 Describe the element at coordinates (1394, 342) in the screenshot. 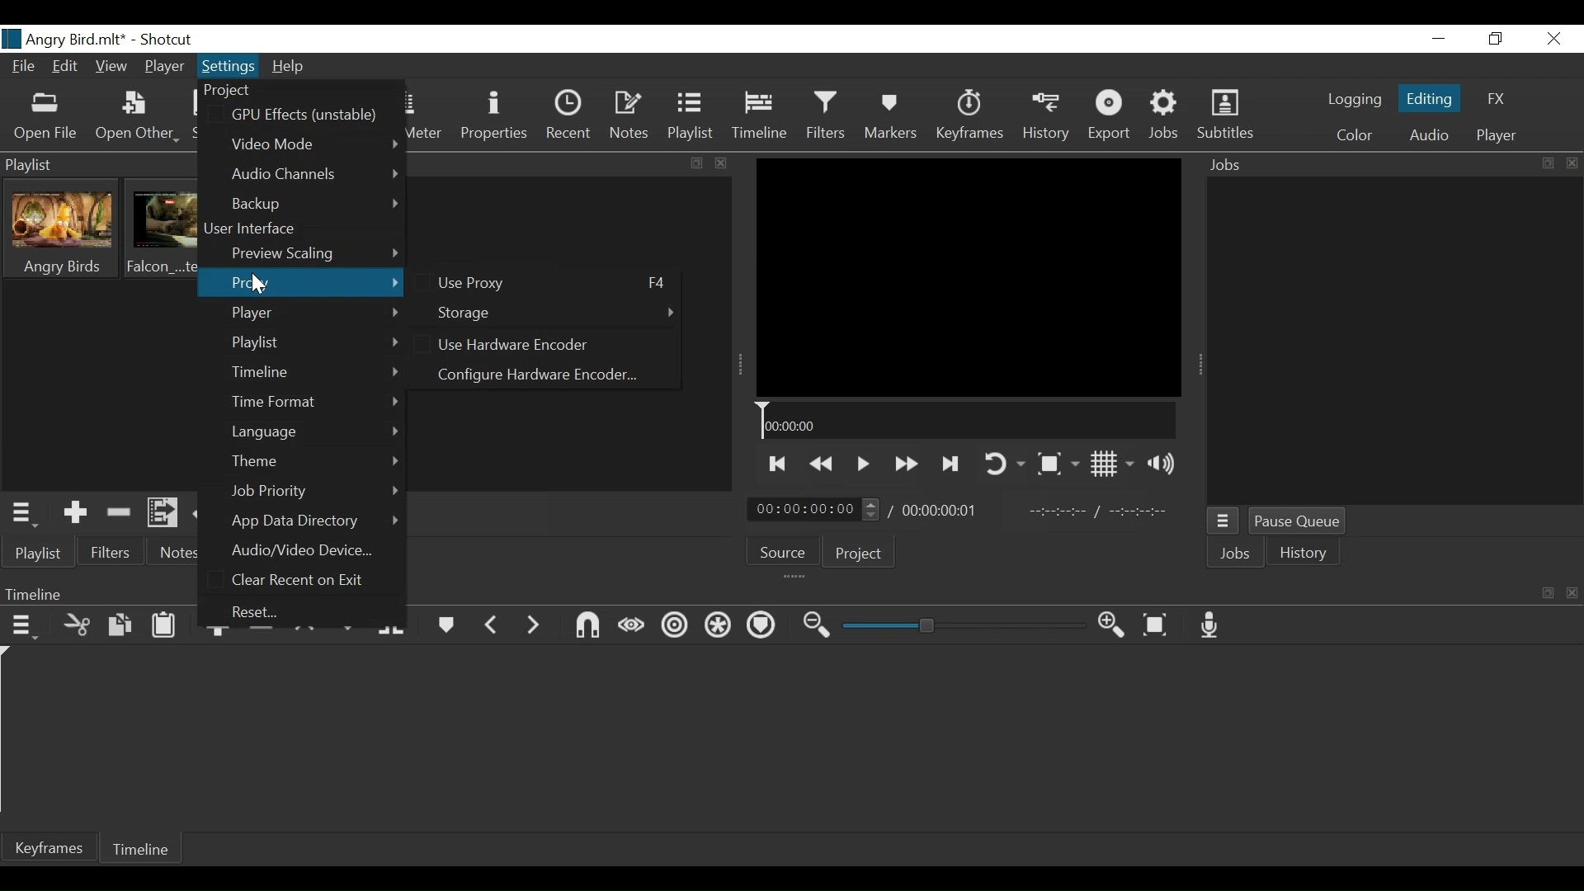

I see `Jobs Panel` at that location.